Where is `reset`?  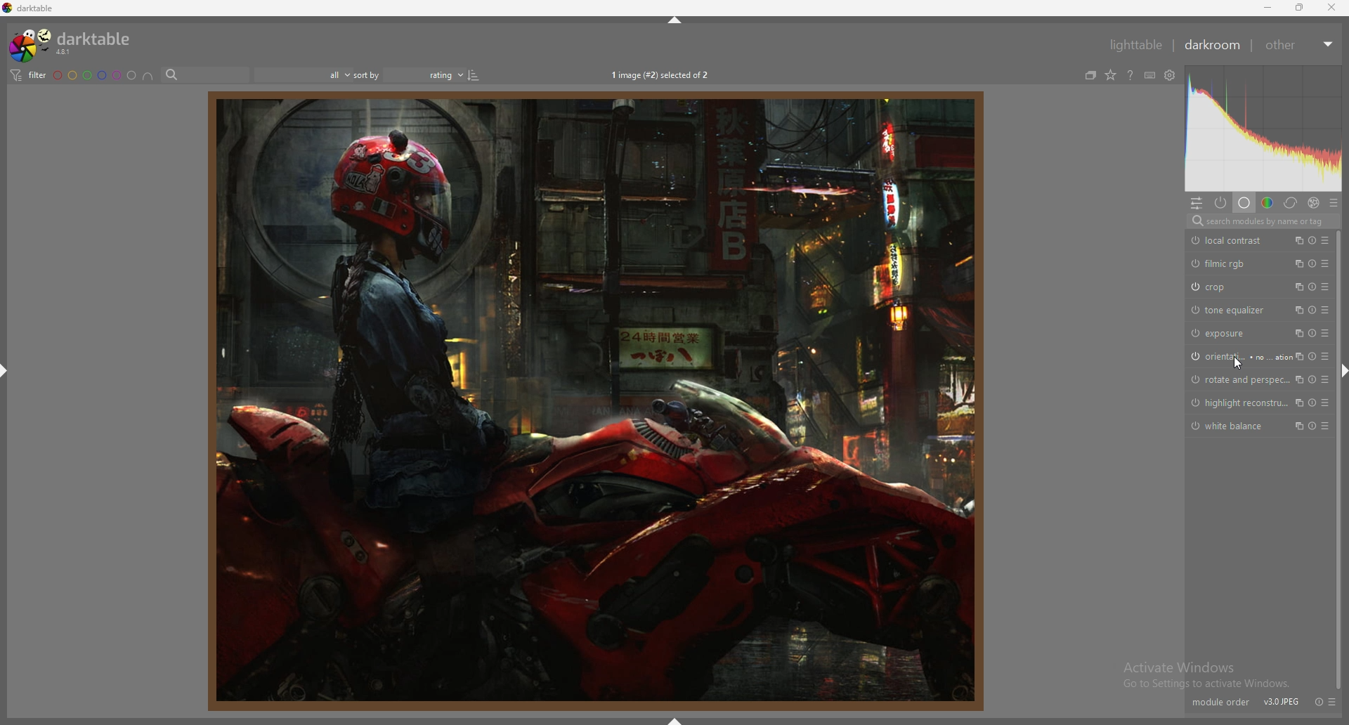
reset is located at coordinates (1313, 425).